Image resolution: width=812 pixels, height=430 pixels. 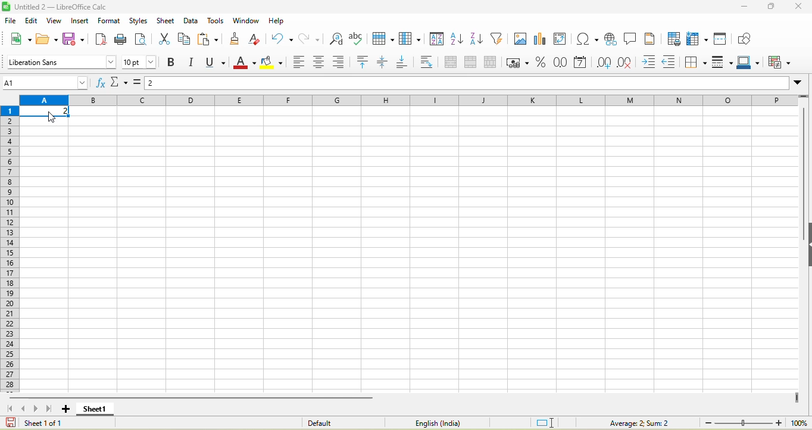 What do you see at coordinates (38, 408) in the screenshot?
I see `scroll to next sheet` at bounding box center [38, 408].